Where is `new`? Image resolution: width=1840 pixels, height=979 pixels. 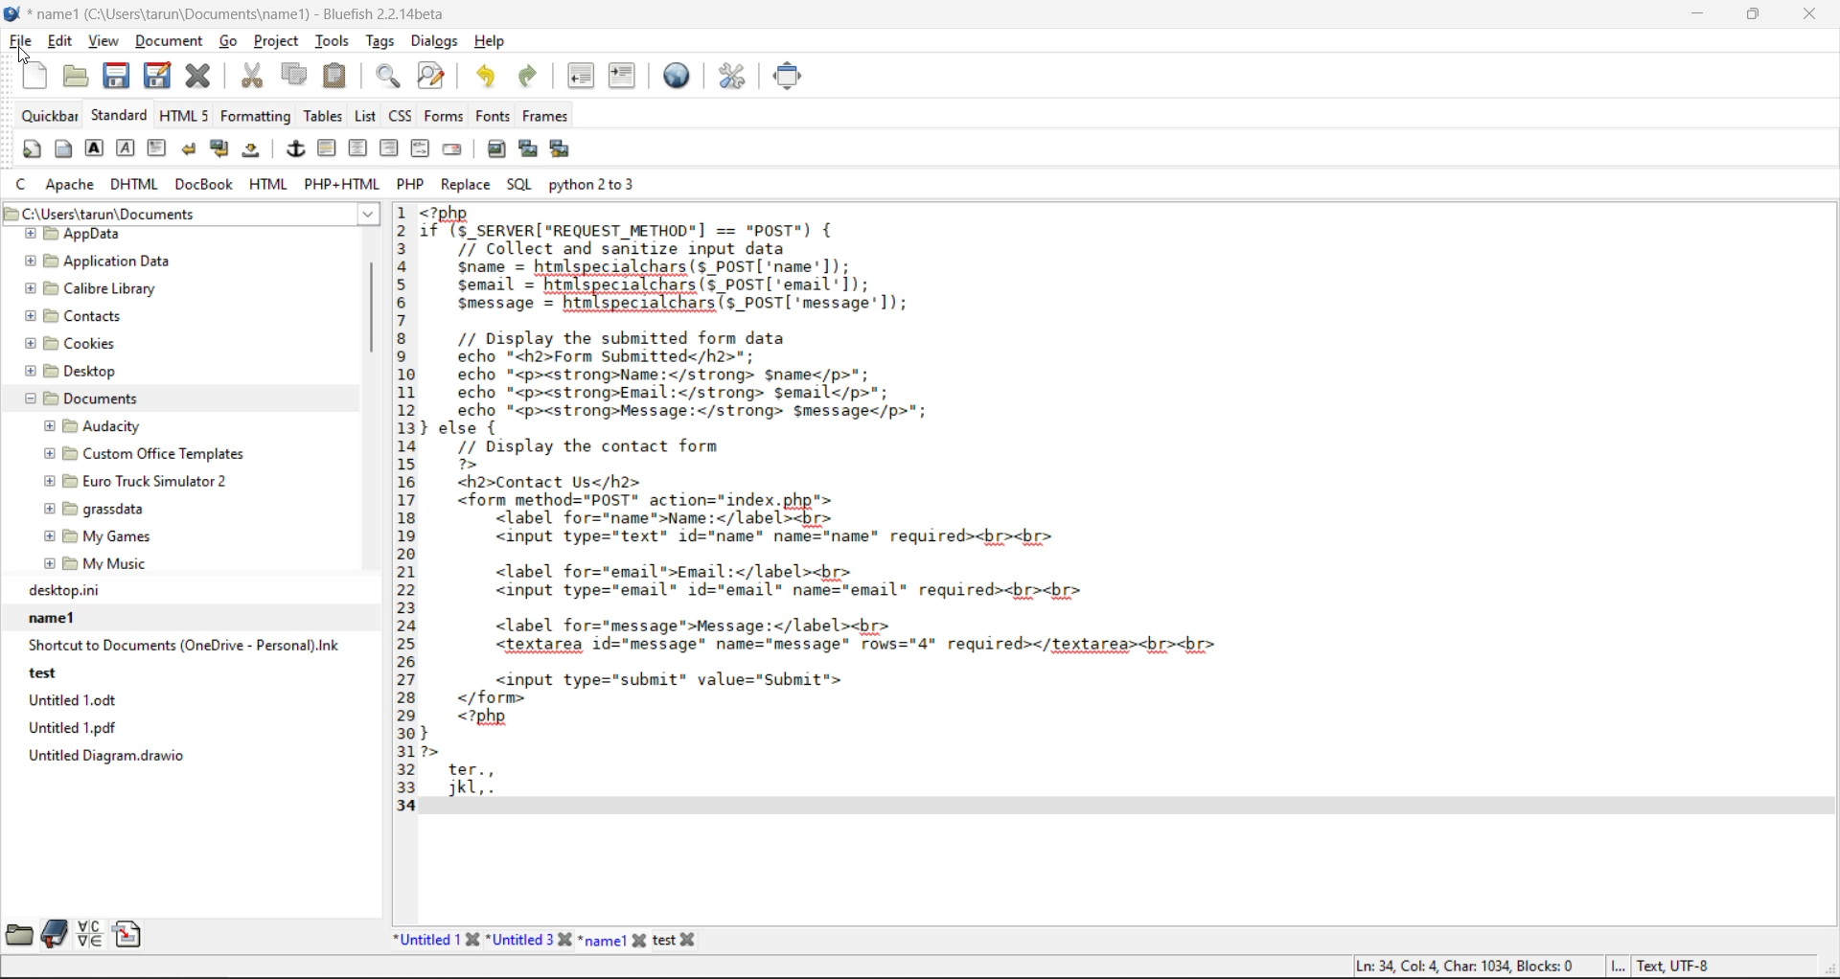
new is located at coordinates (37, 75).